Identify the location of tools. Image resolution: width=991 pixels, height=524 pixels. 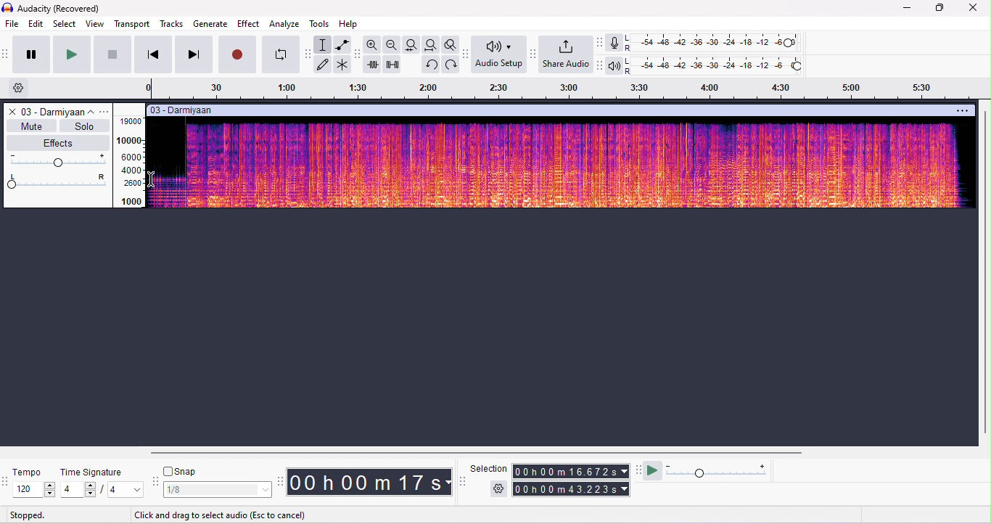
(318, 23).